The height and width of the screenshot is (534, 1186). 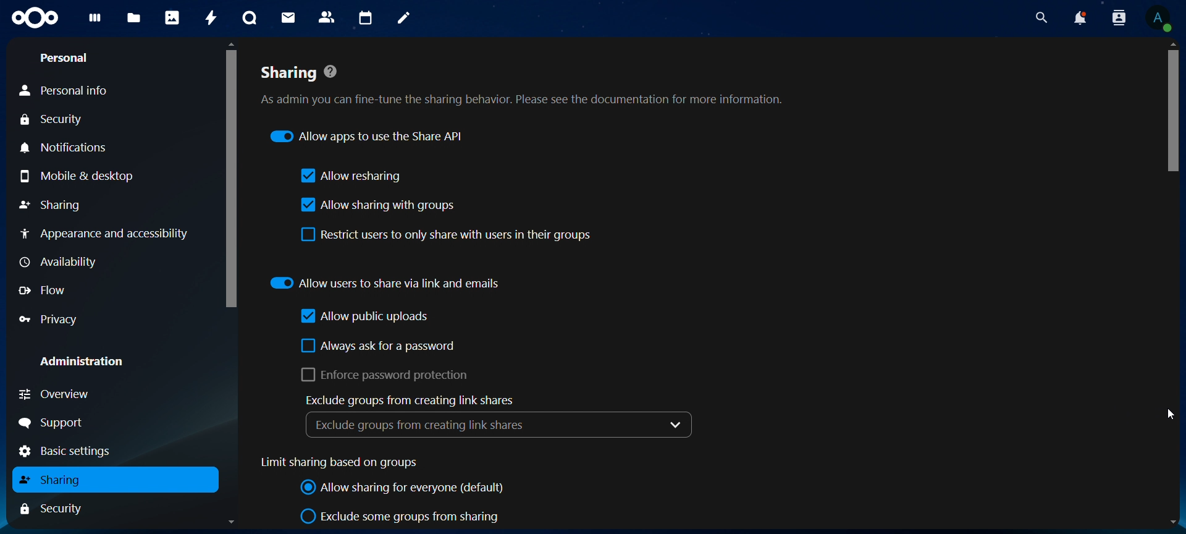 What do you see at coordinates (57, 423) in the screenshot?
I see `support` at bounding box center [57, 423].